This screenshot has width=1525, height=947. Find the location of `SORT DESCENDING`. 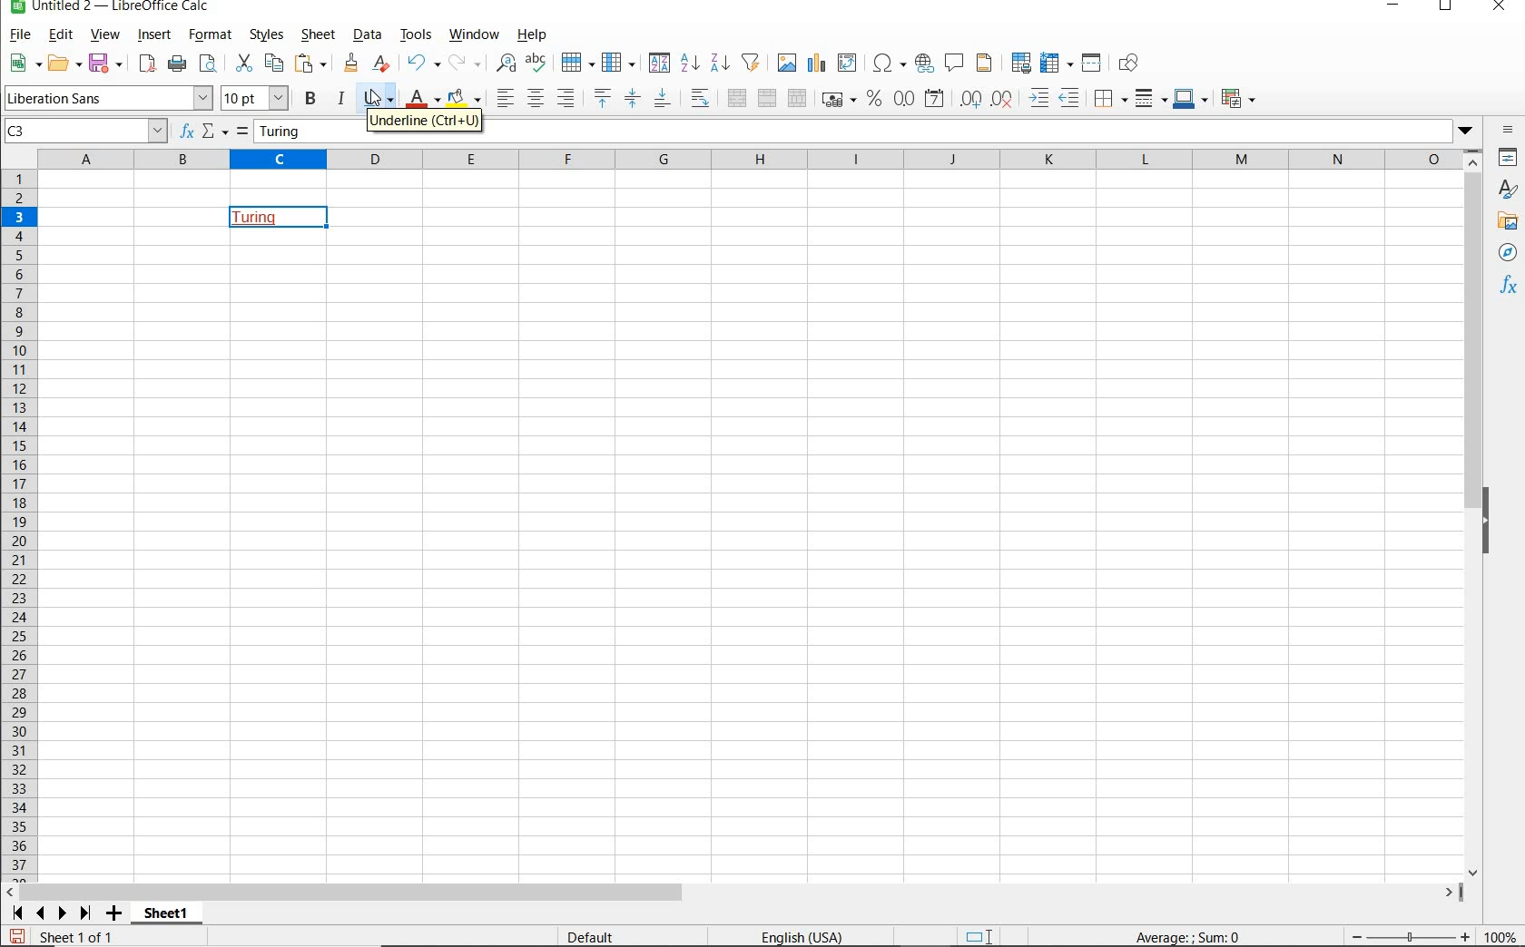

SORT DESCENDING is located at coordinates (720, 65).